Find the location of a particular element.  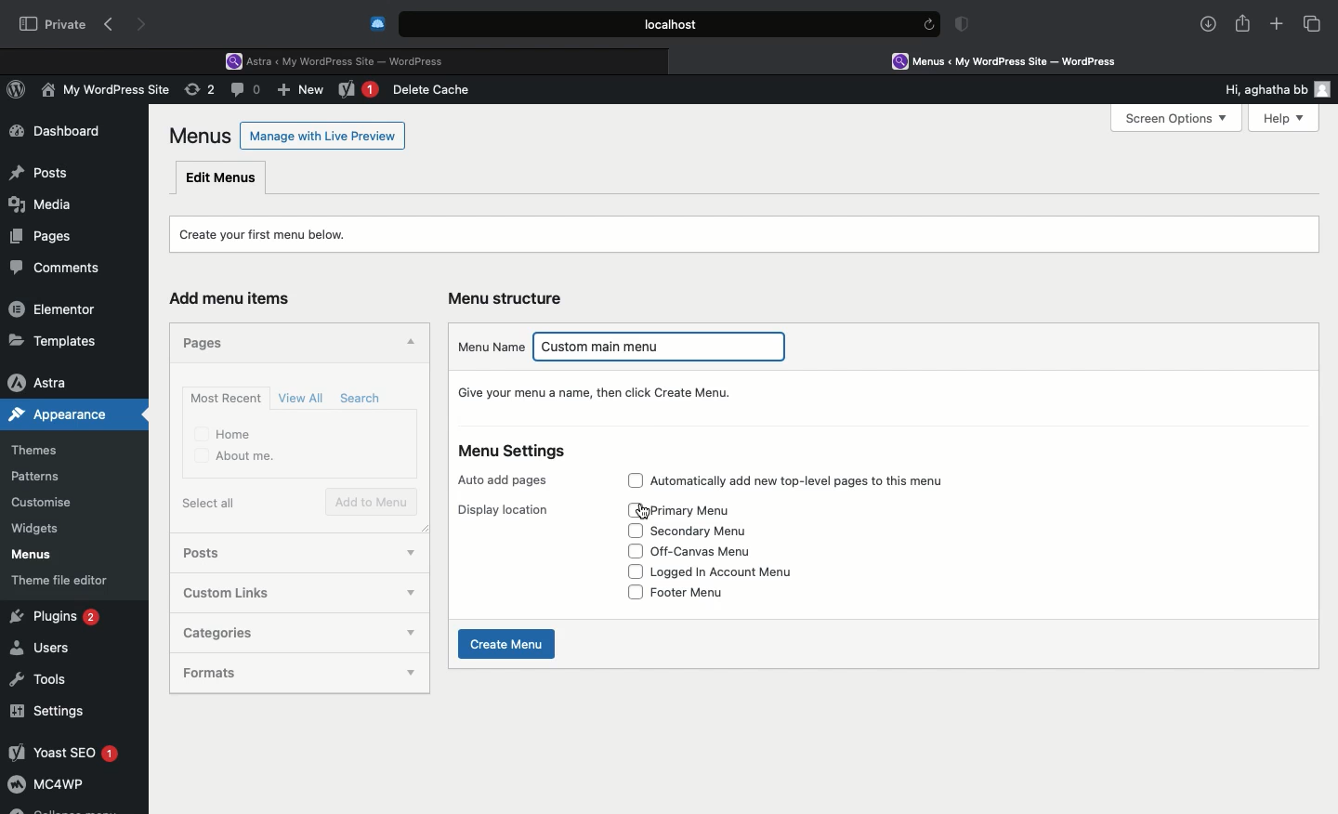

Custom links is located at coordinates (271, 592).